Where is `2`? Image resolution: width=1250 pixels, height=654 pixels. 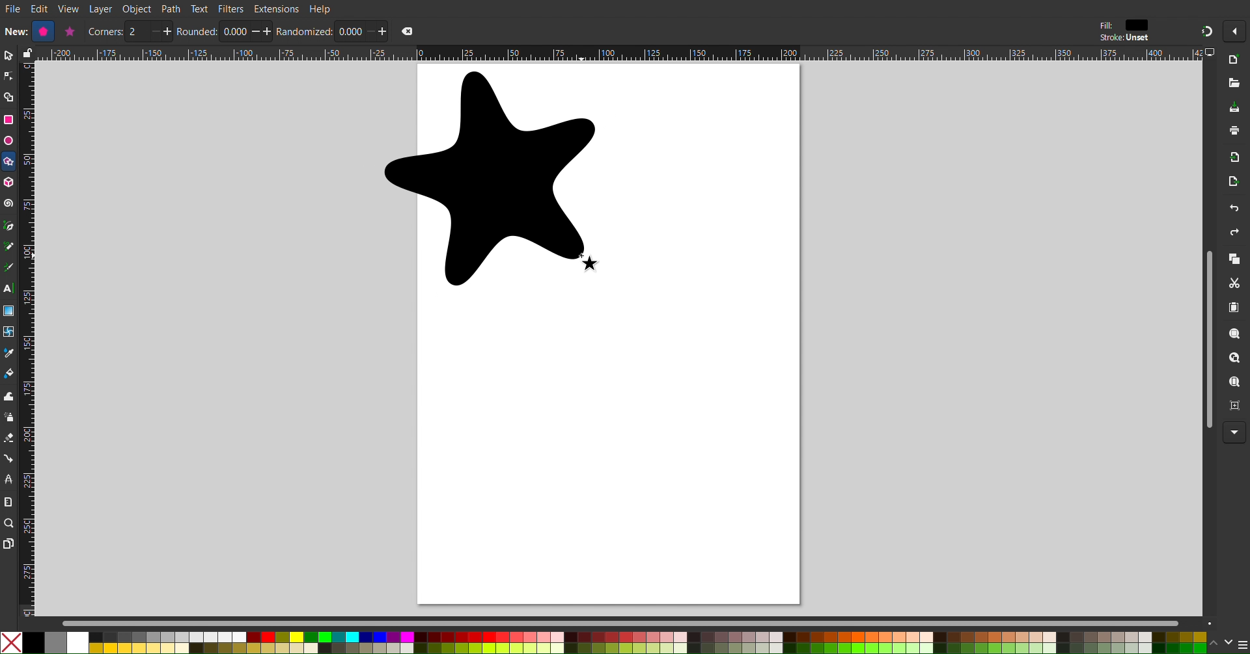
2 is located at coordinates (137, 32).